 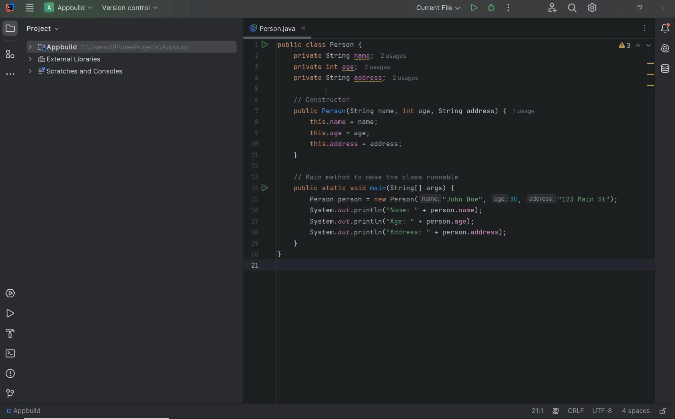 What do you see at coordinates (10, 55) in the screenshot?
I see `structure` at bounding box center [10, 55].